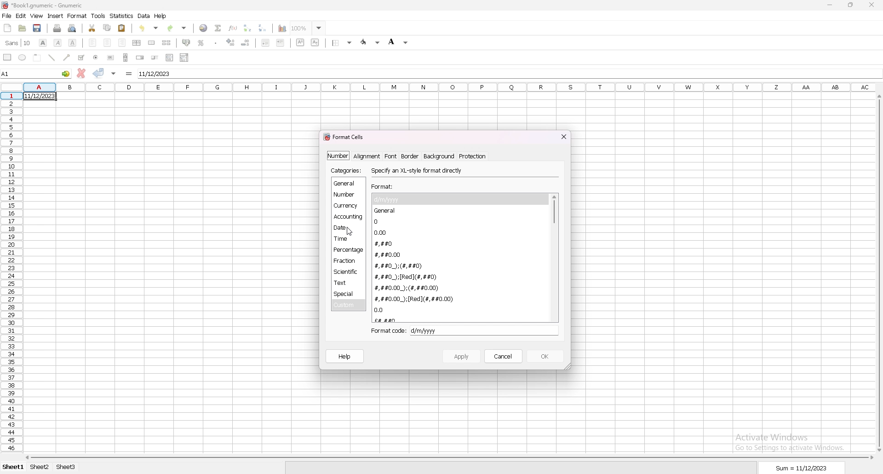  I want to click on sheet 3, so click(66, 467).